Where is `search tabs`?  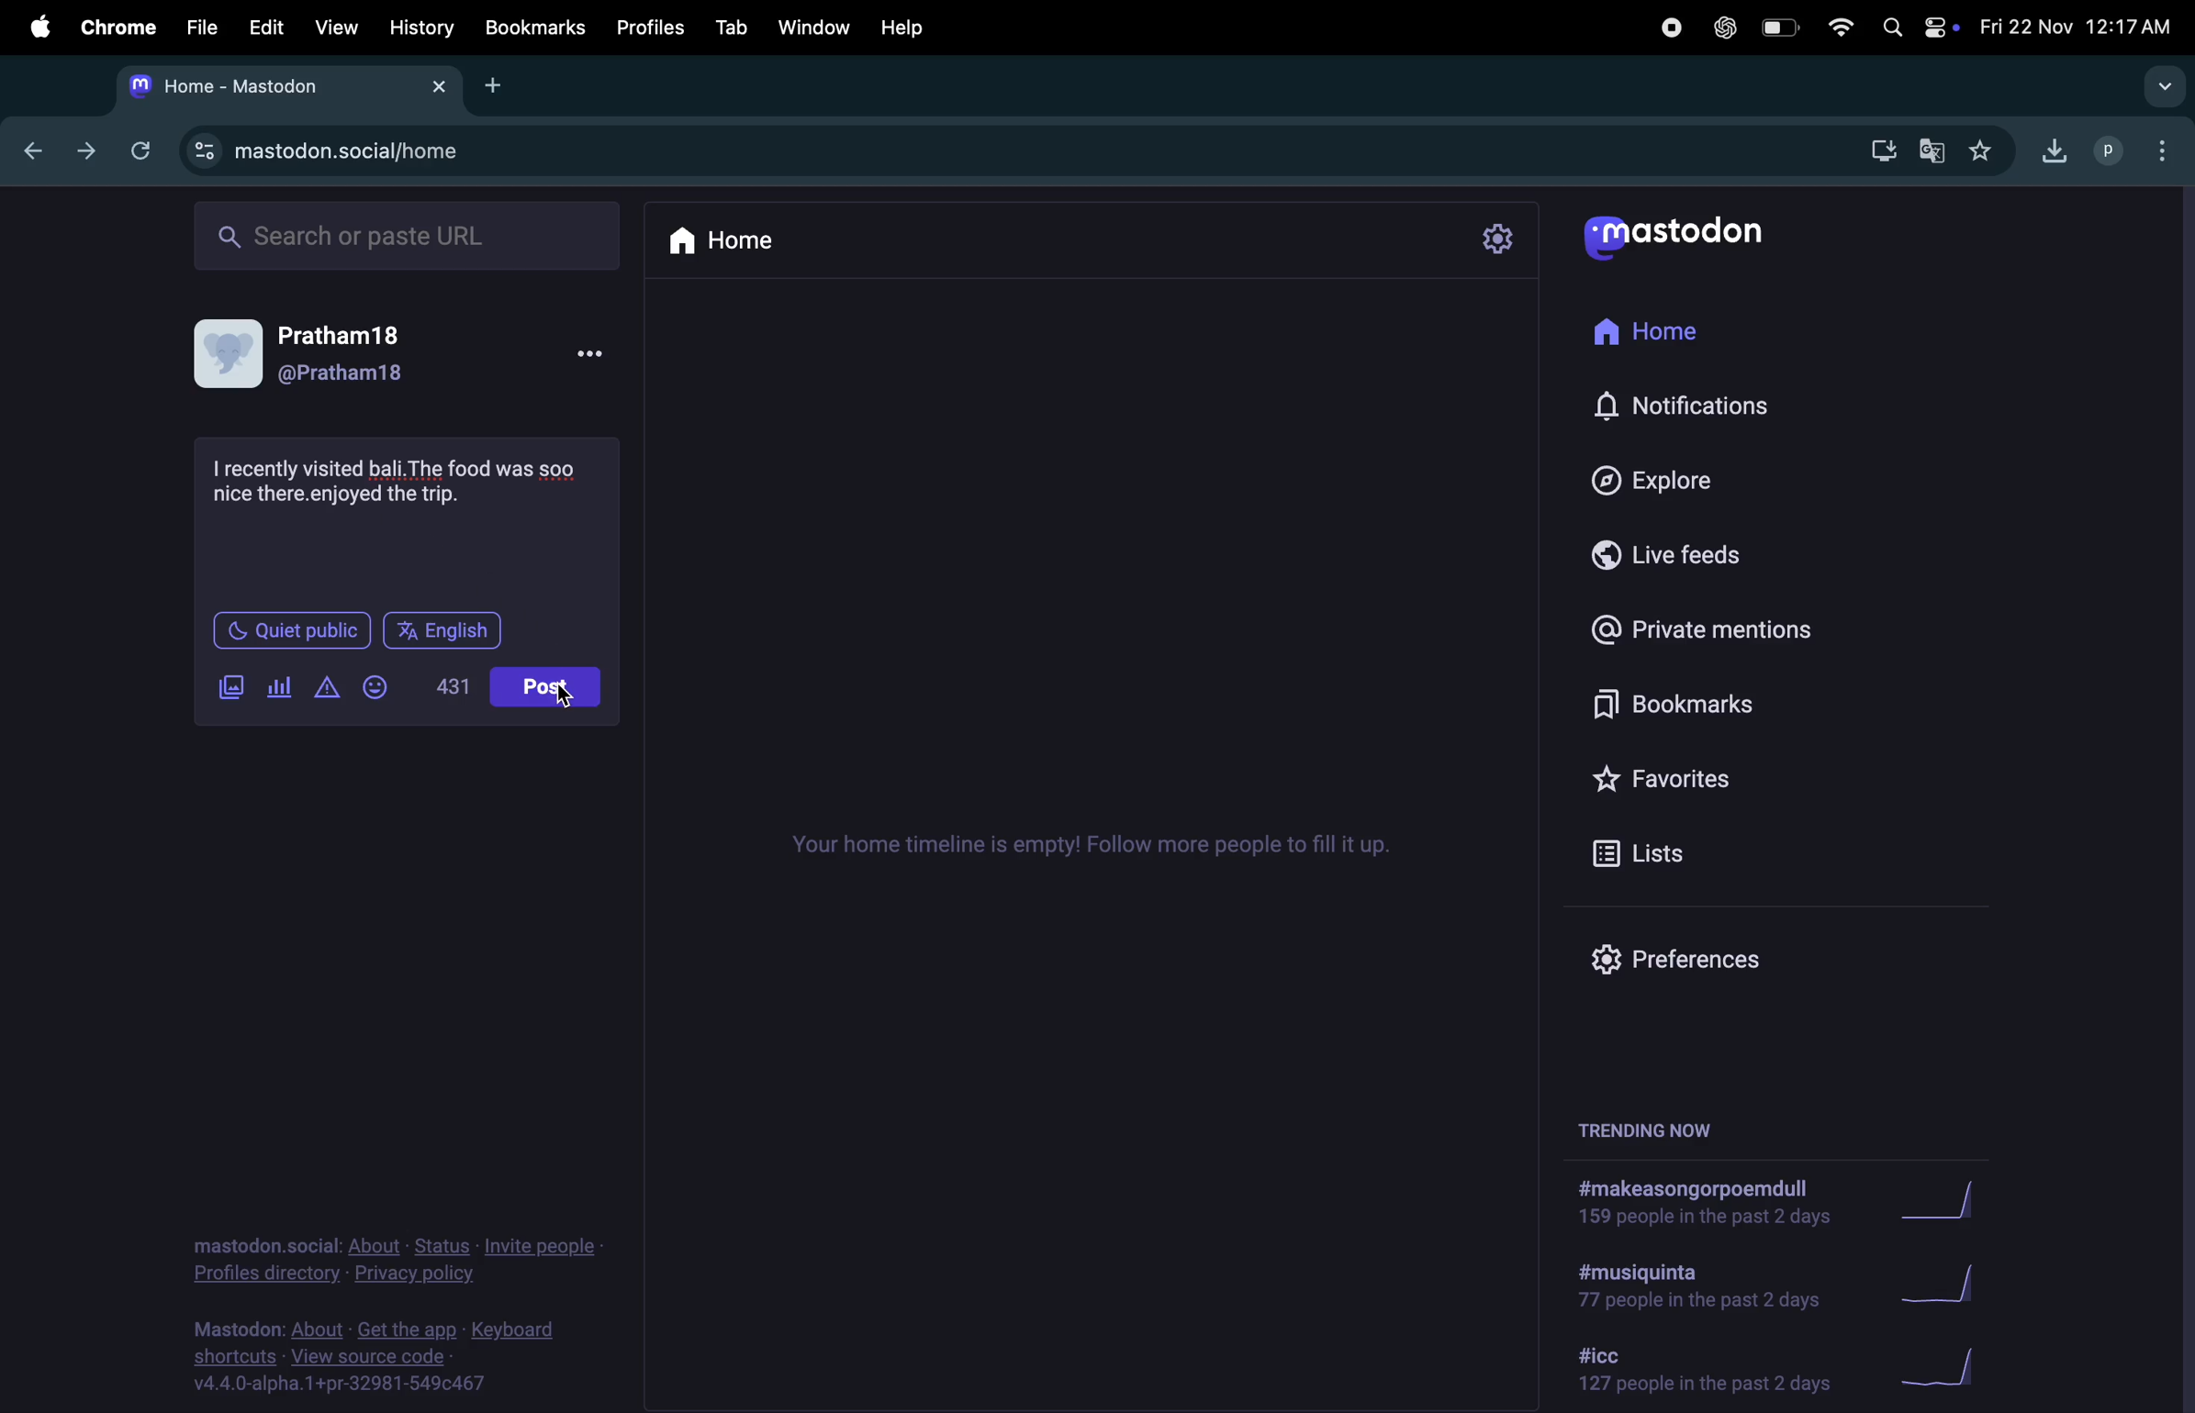 search tabs is located at coordinates (2157, 88).